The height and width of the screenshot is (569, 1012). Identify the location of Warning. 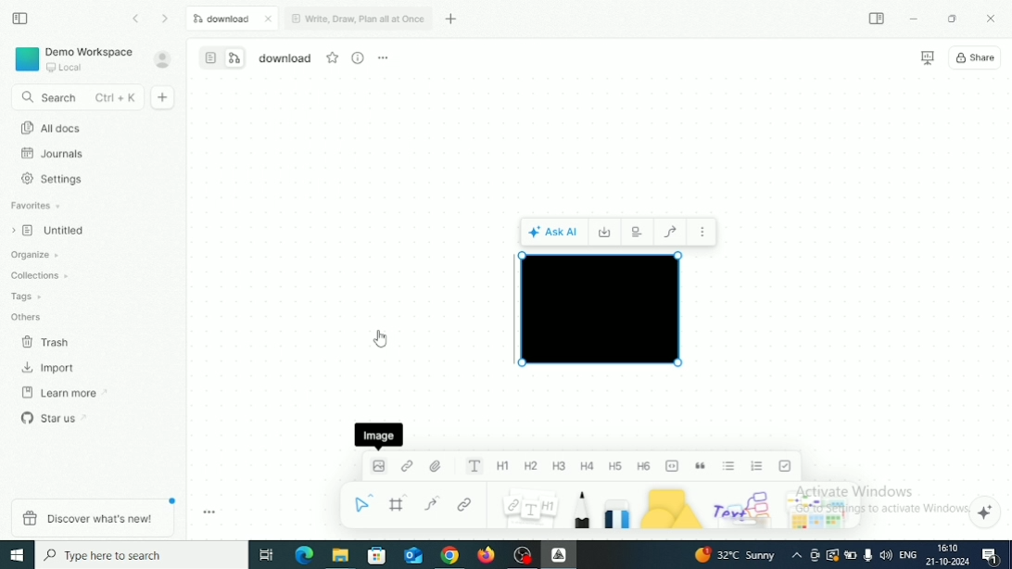
(832, 555).